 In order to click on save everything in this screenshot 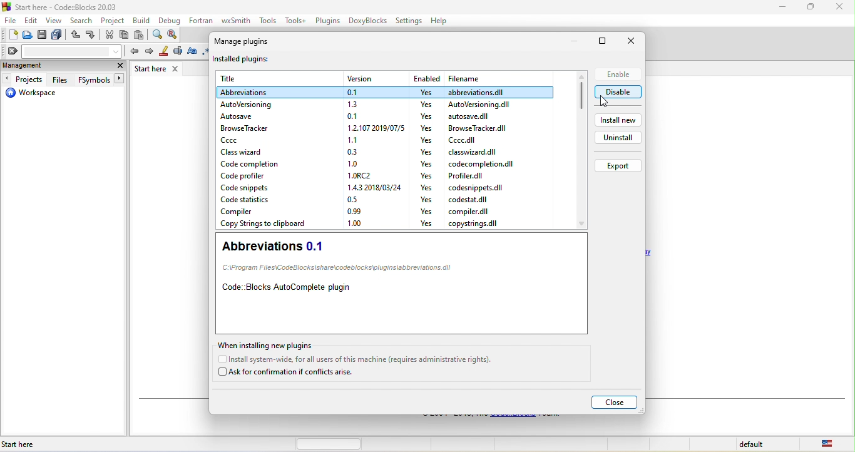, I will do `click(58, 36)`.